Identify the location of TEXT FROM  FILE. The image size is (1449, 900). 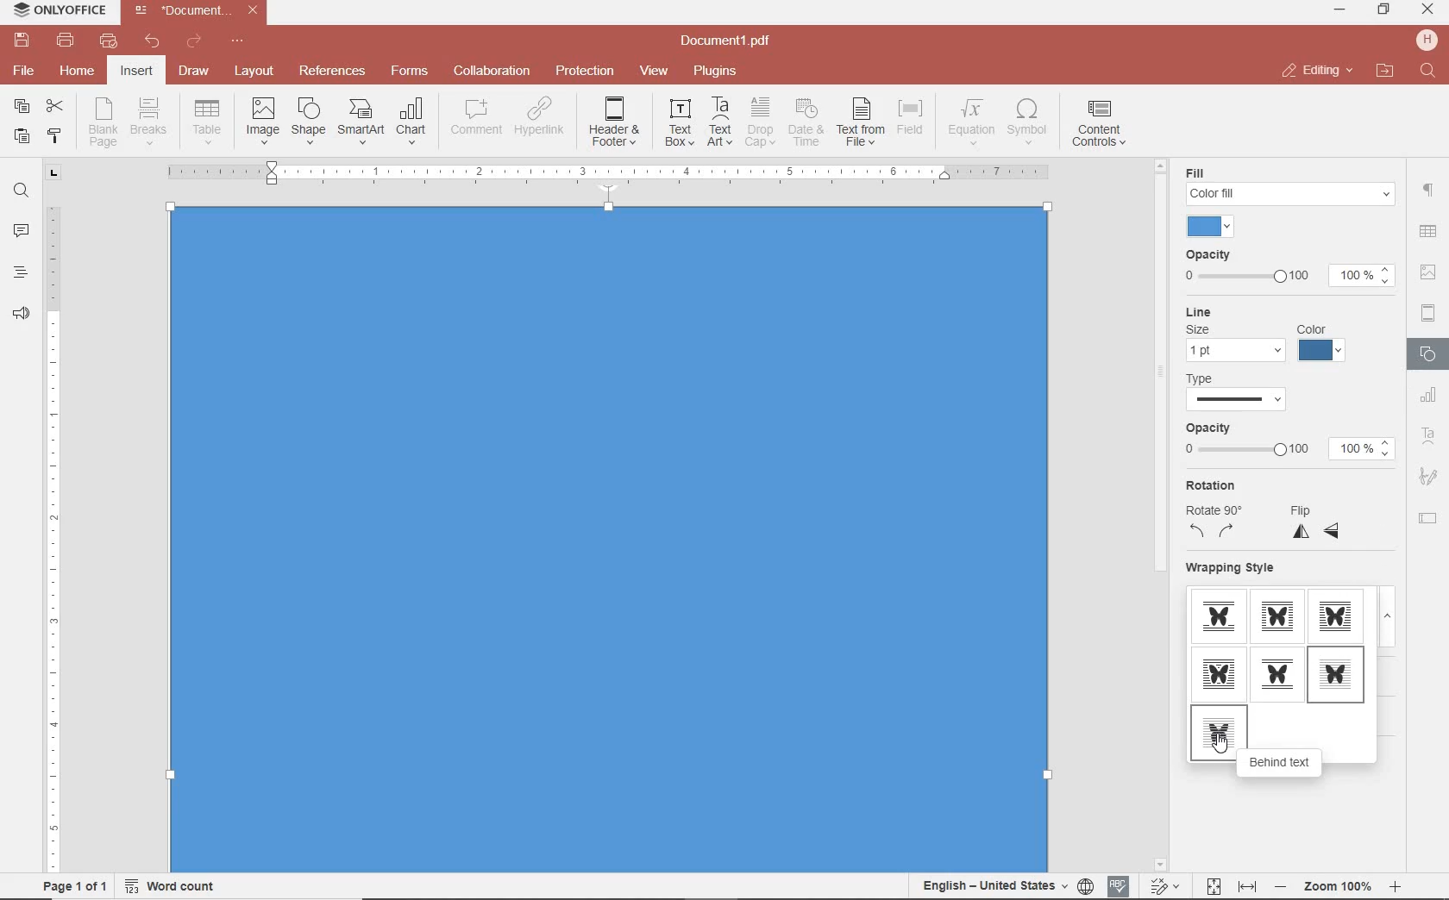
(861, 122).